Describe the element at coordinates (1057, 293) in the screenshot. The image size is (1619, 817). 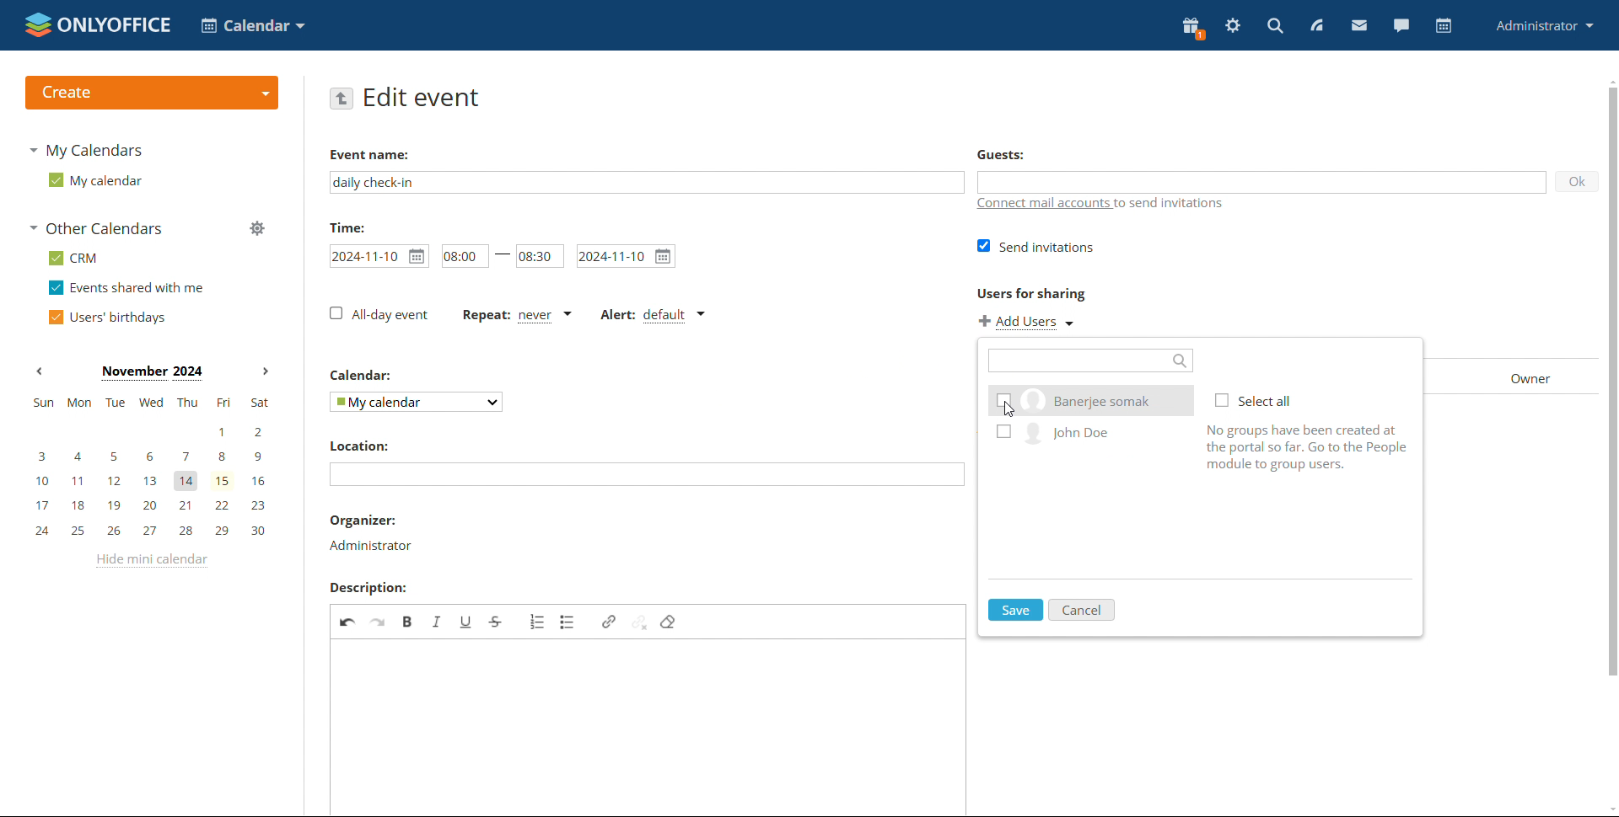
I see `user for sharing:` at that location.